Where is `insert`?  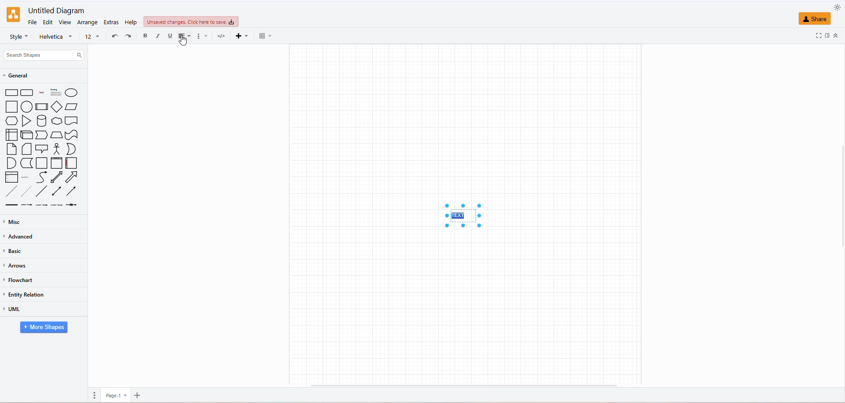
insert is located at coordinates (239, 35).